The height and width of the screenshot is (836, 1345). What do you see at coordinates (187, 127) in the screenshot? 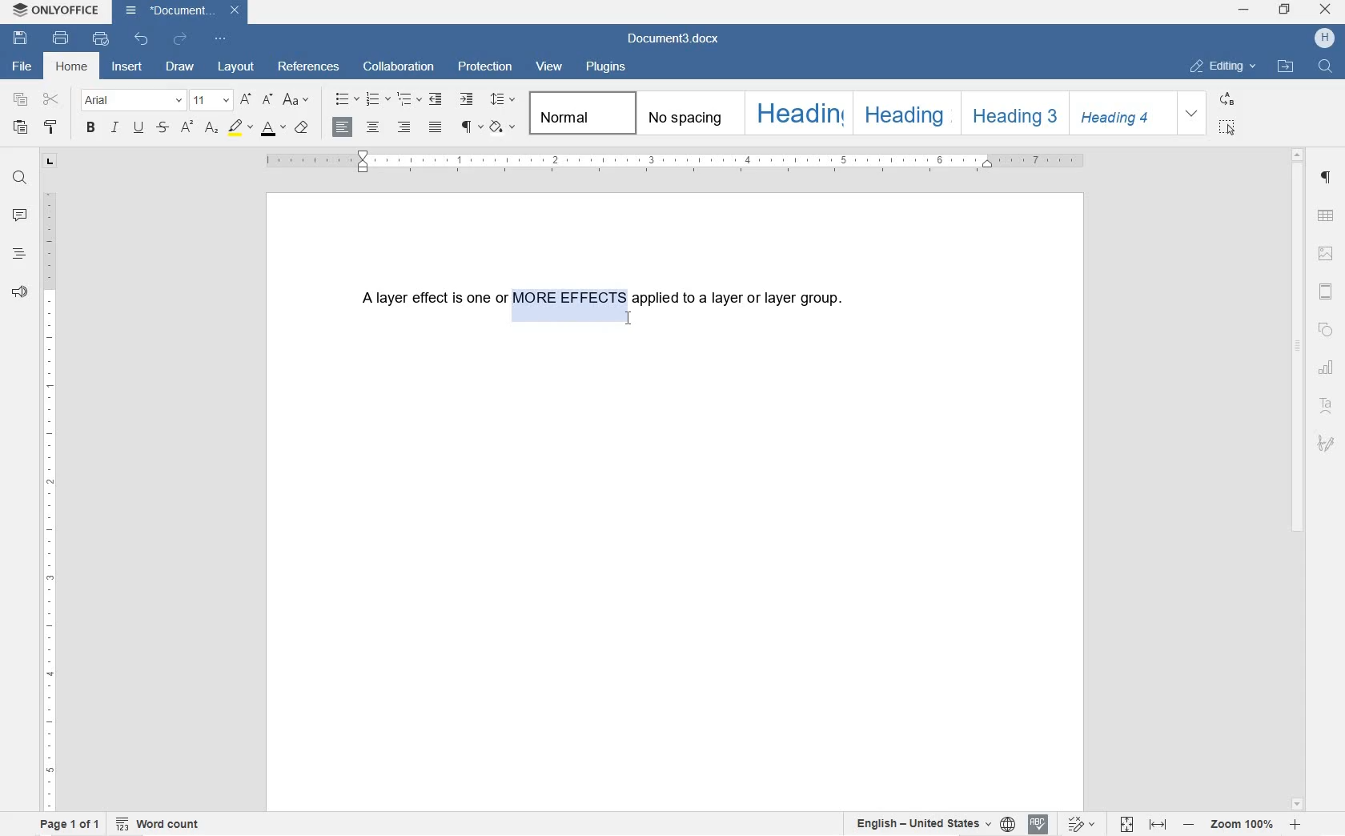
I see `SUPERSCRIPT` at bounding box center [187, 127].